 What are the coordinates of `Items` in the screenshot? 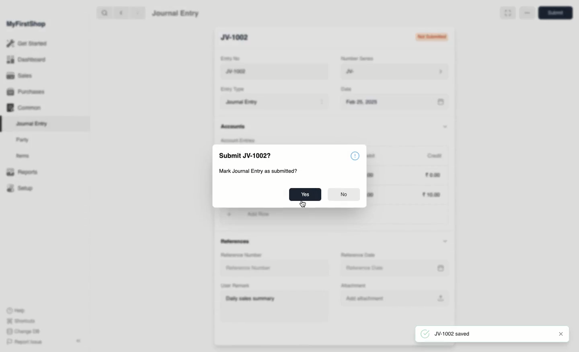 It's located at (25, 156).